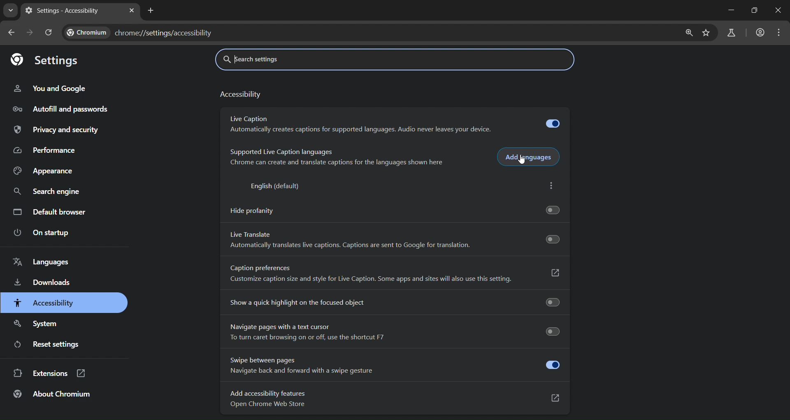  What do you see at coordinates (51, 345) in the screenshot?
I see `reset settings` at bounding box center [51, 345].